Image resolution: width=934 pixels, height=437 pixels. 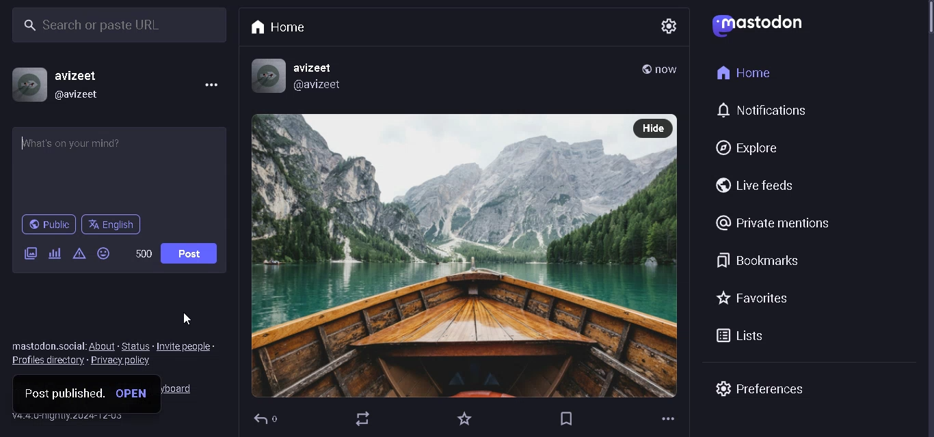 I want to click on live feeds, so click(x=751, y=182).